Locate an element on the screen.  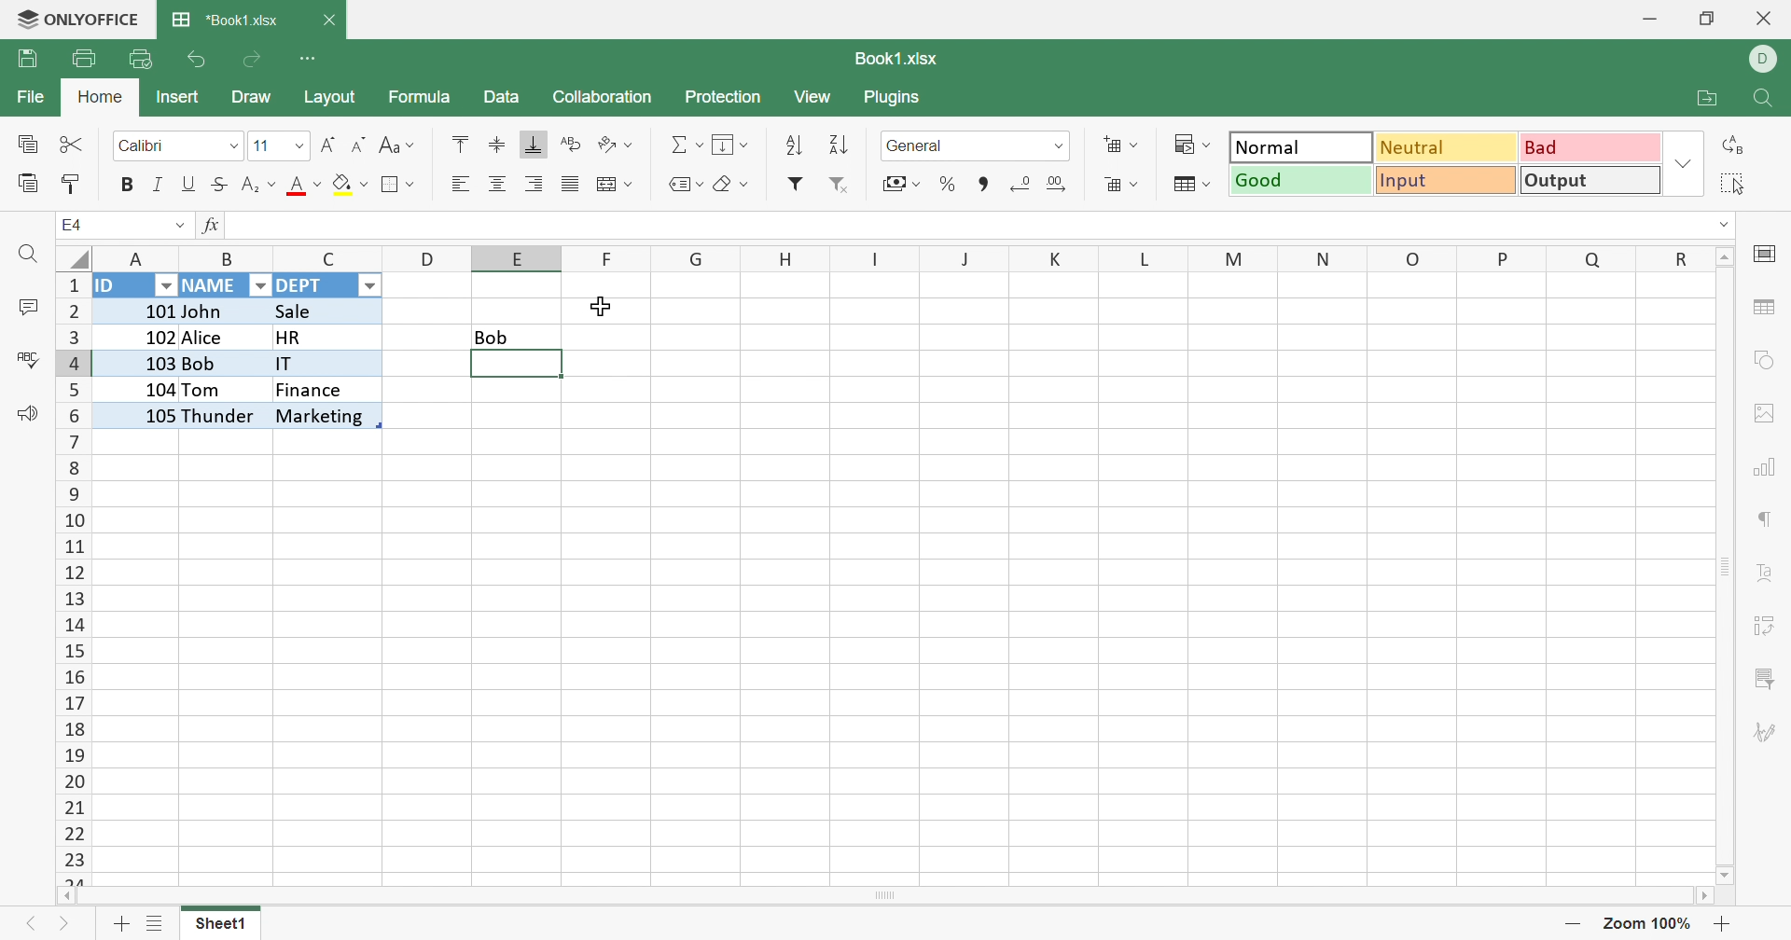
Add sheet is located at coordinates (125, 923).